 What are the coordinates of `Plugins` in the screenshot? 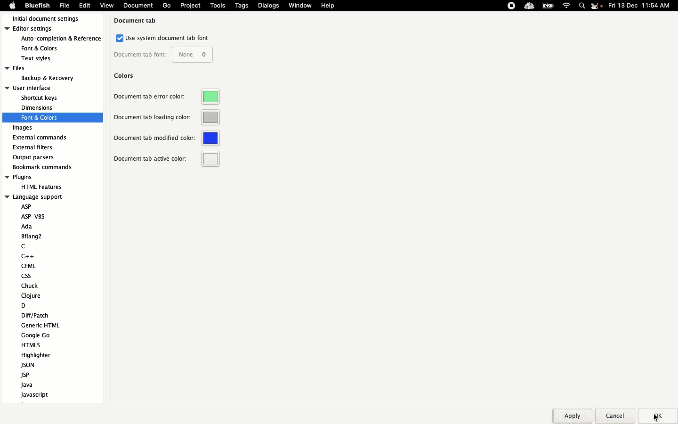 It's located at (35, 177).